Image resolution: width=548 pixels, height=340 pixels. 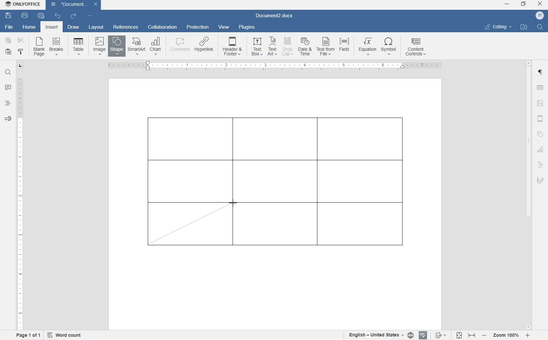 I want to click on HP, so click(x=540, y=16).